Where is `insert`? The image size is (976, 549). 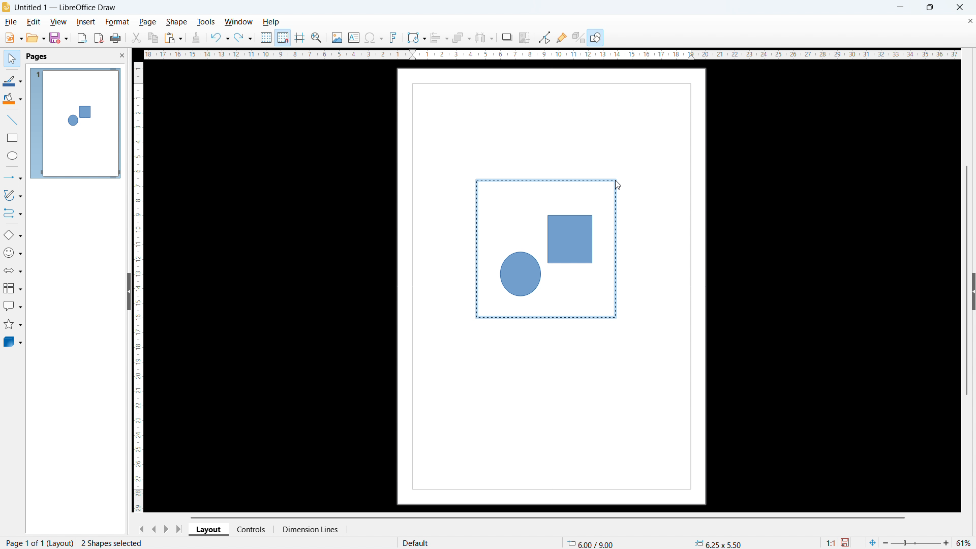 insert is located at coordinates (86, 22).